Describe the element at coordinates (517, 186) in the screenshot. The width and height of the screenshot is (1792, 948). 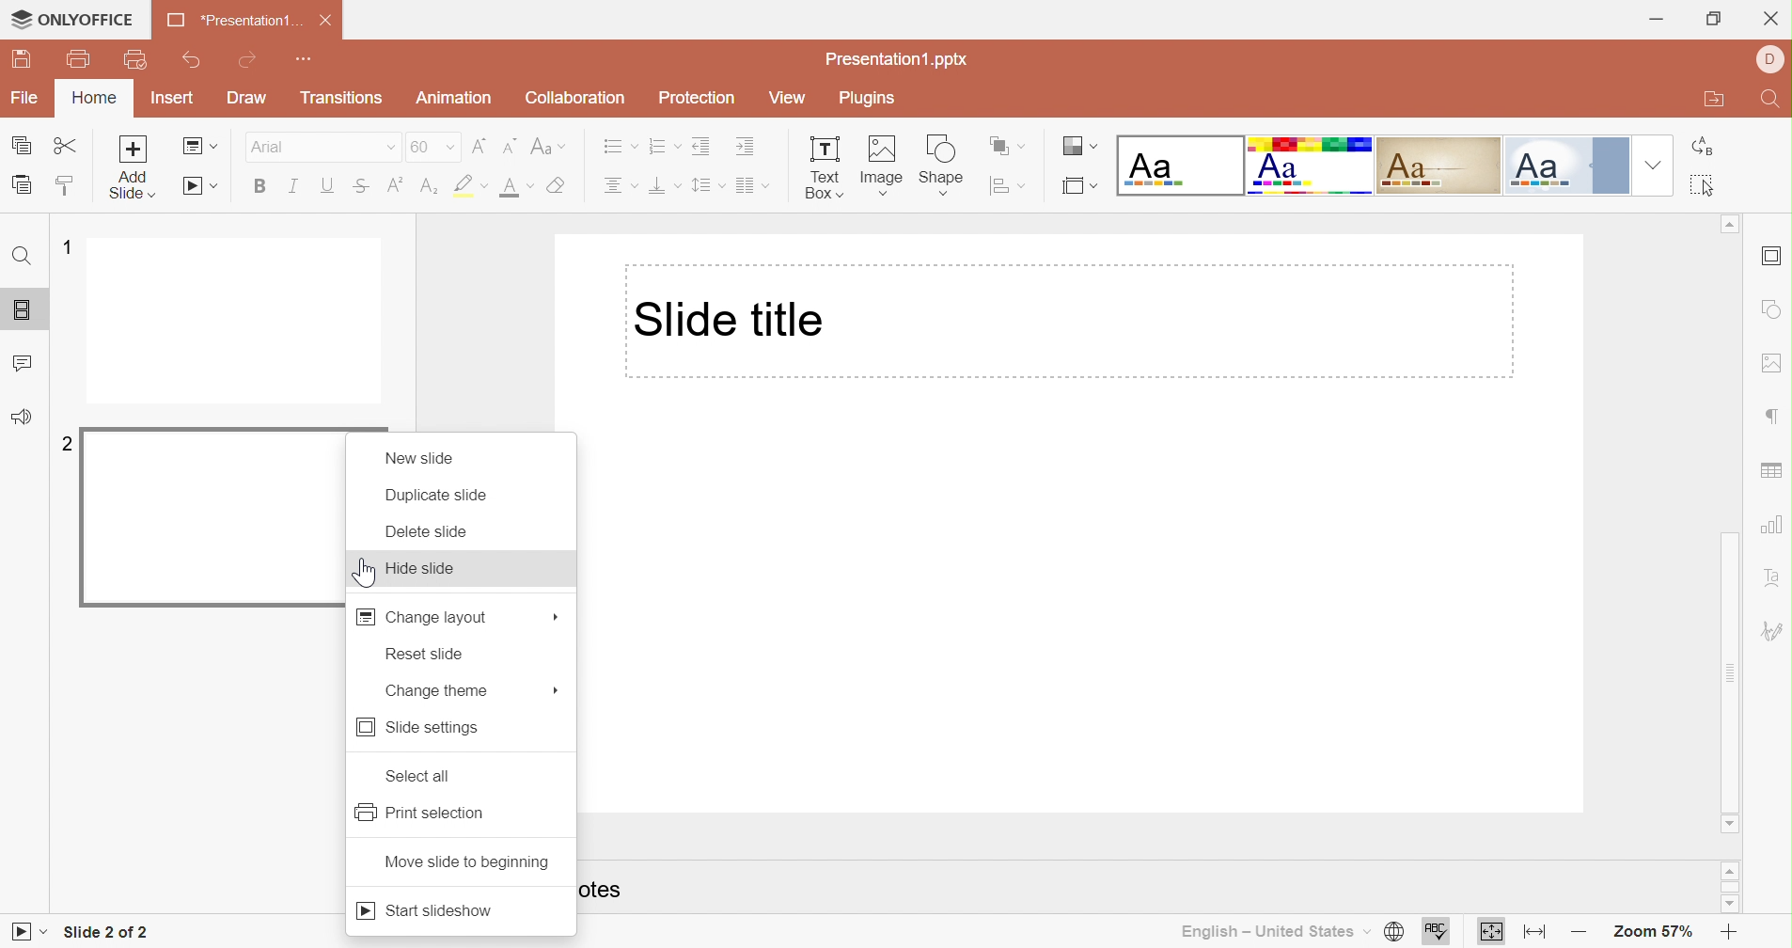
I see `Font color` at that location.